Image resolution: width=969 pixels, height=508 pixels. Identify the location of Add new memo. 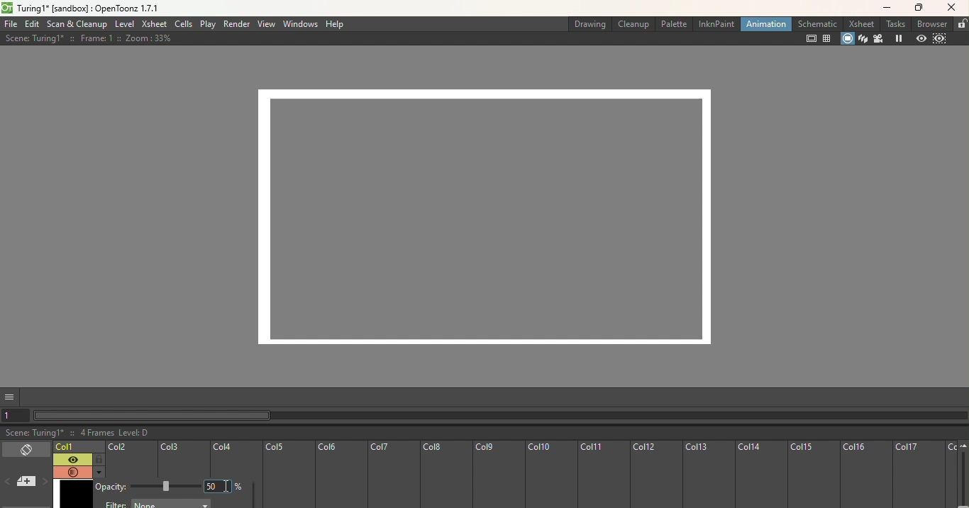
(26, 482).